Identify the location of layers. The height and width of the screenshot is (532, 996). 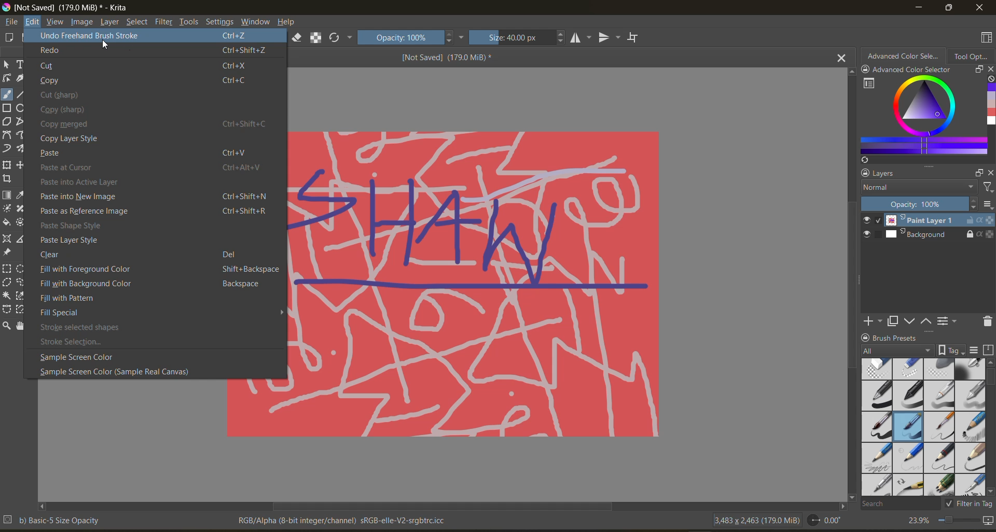
(892, 173).